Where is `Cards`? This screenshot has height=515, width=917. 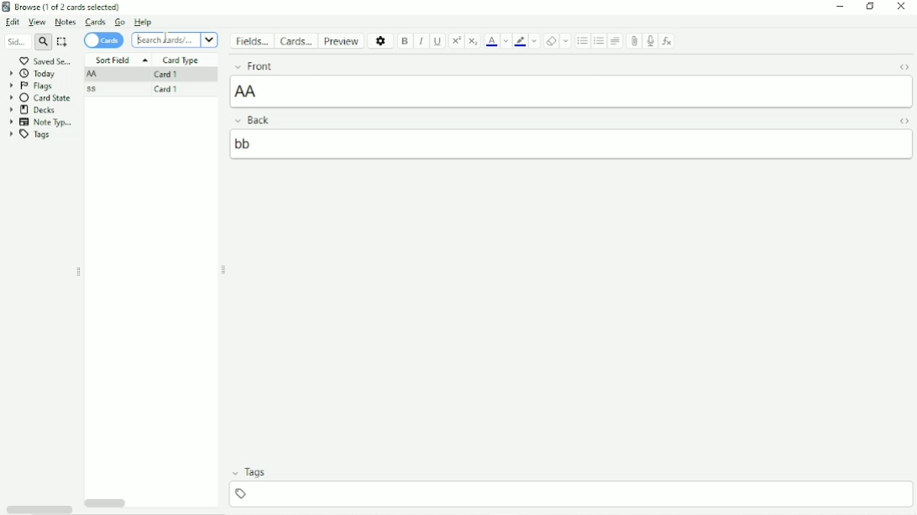 Cards is located at coordinates (299, 40).